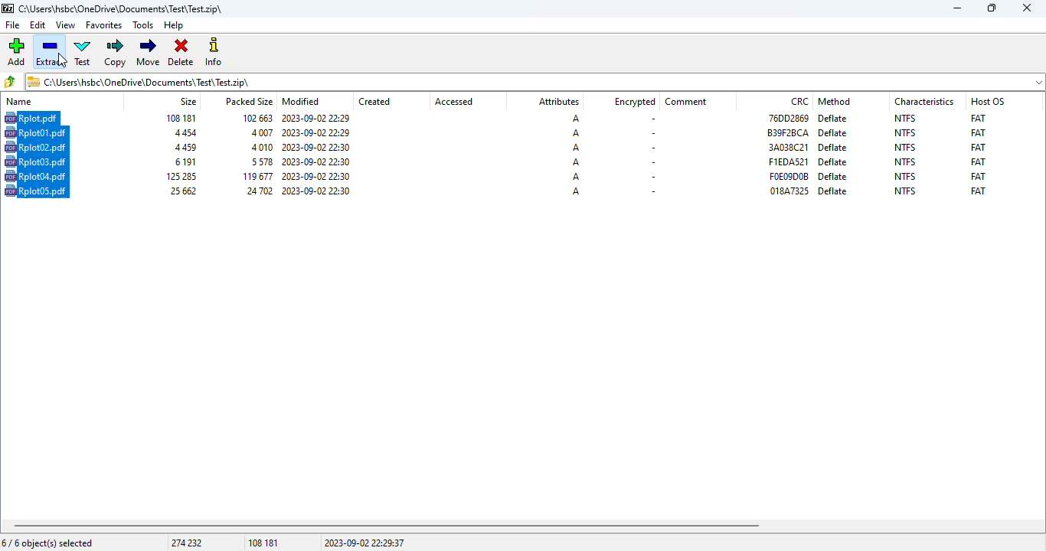 The image size is (1046, 551). Describe the element at coordinates (788, 147) in the screenshot. I see `CRC` at that location.